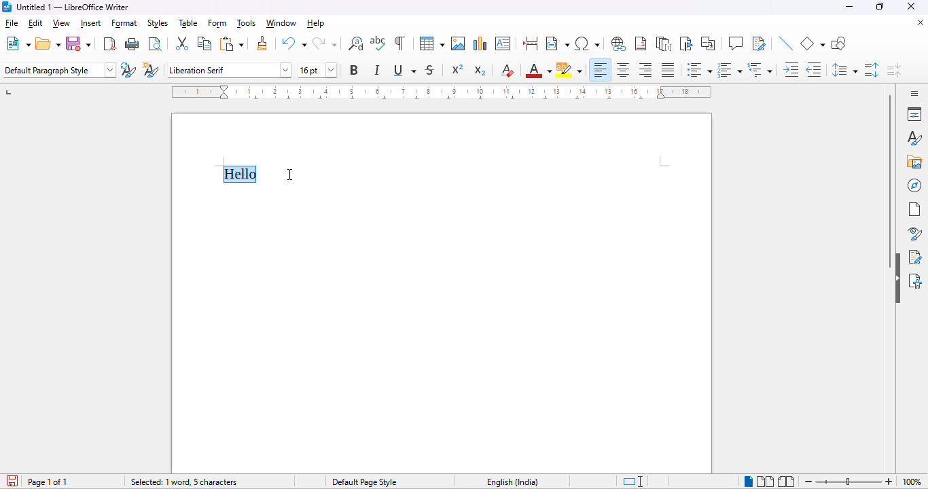 The image size is (928, 489). What do you see at coordinates (641, 44) in the screenshot?
I see `insert footnote` at bounding box center [641, 44].